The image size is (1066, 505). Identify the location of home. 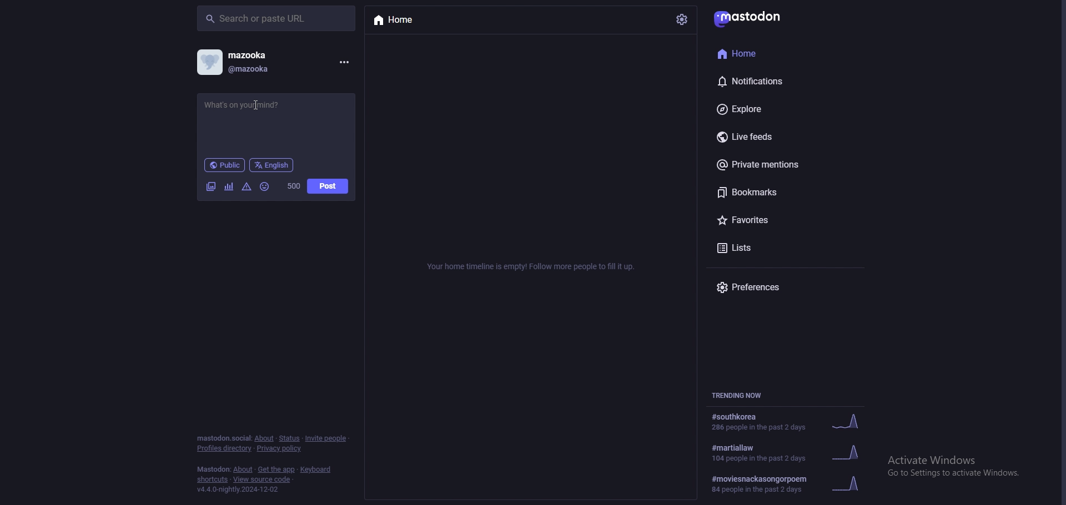
(765, 52).